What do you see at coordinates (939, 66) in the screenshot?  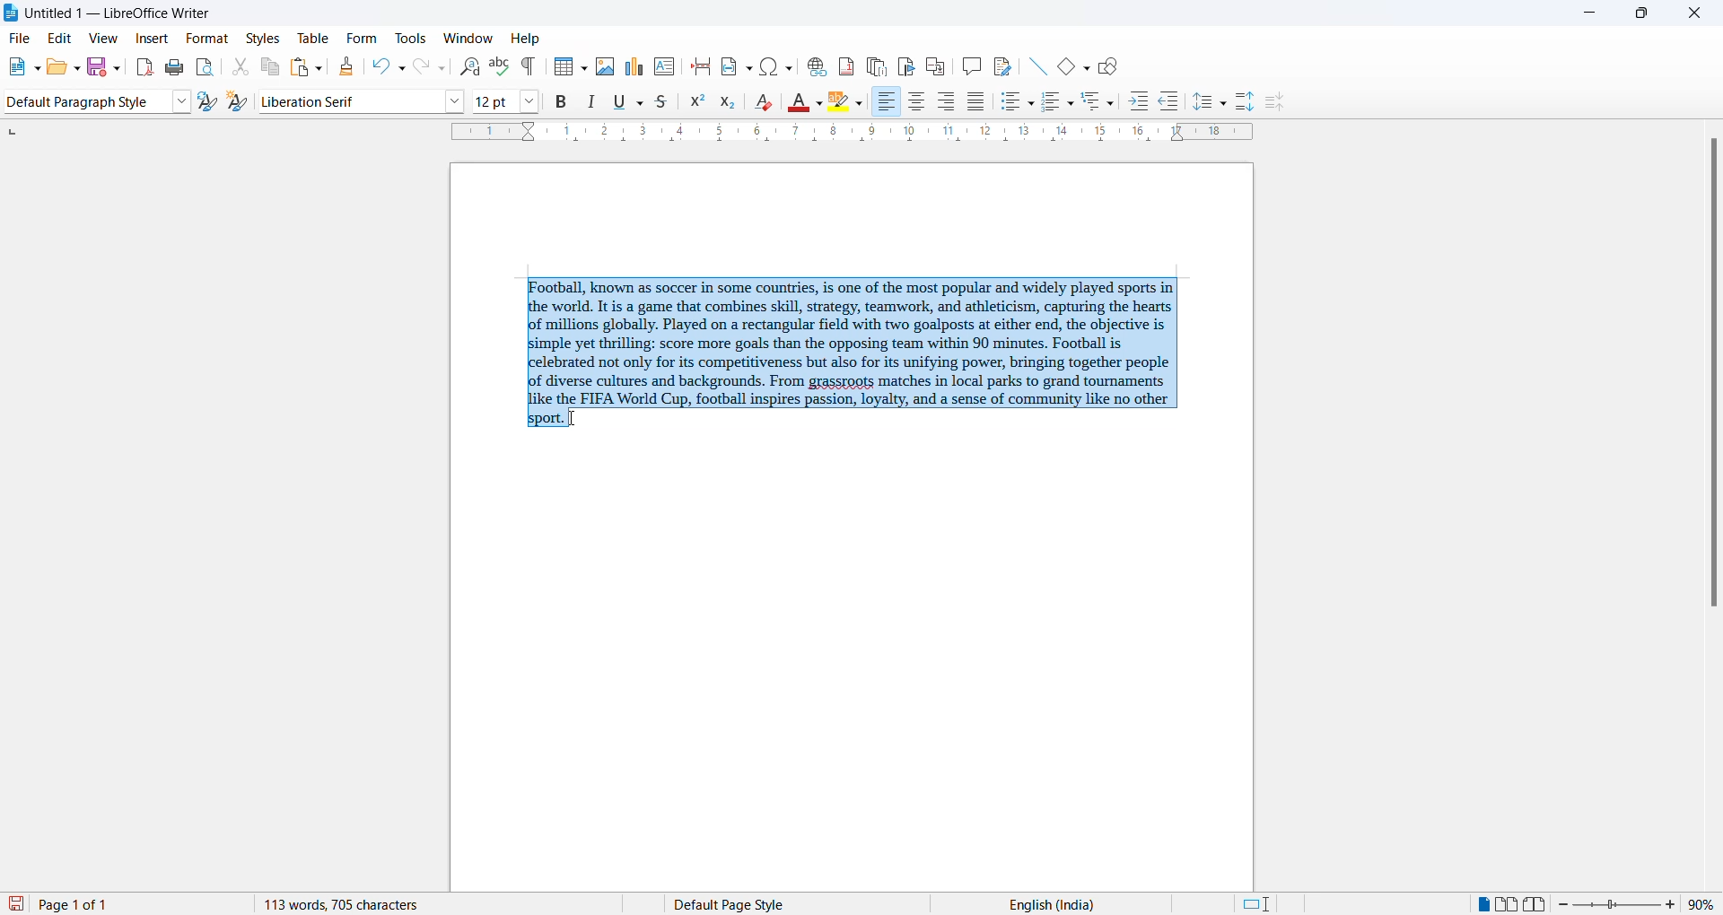 I see `insert cross-reference` at bounding box center [939, 66].